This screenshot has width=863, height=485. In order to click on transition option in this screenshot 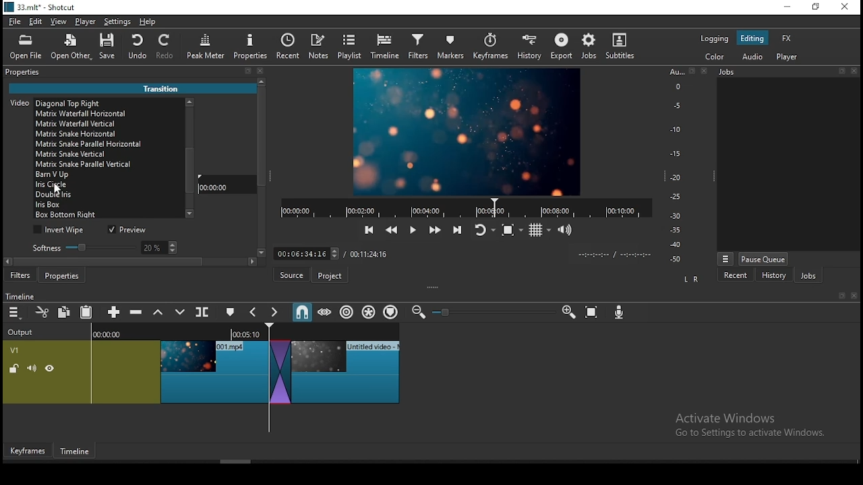, I will do `click(107, 123)`.